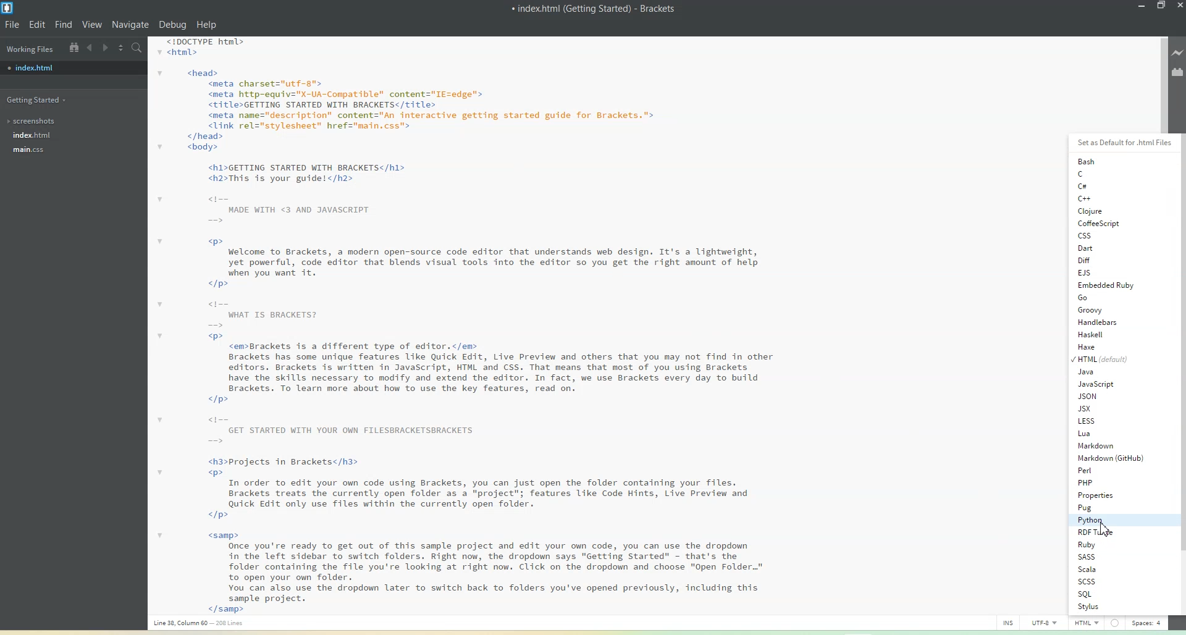 The image size is (1186, 635). Describe the element at coordinates (1099, 260) in the screenshot. I see `Diff` at that location.